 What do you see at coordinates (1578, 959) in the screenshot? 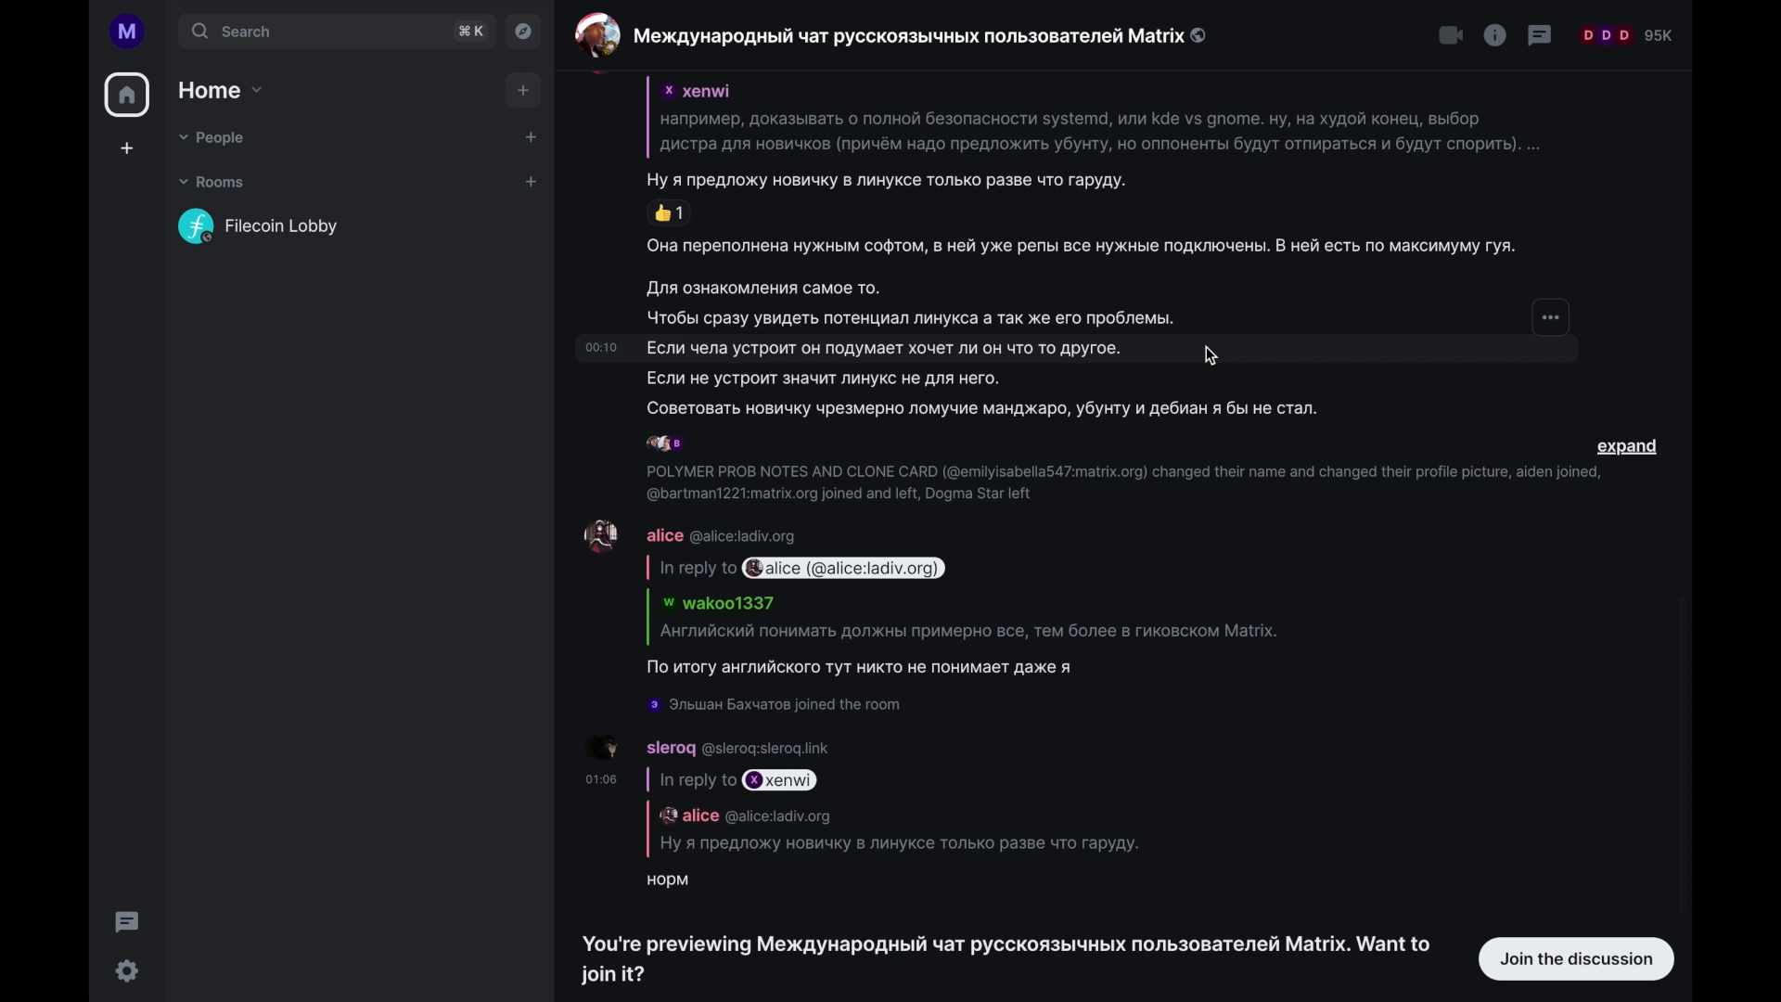
I see `join the discussion` at bounding box center [1578, 959].